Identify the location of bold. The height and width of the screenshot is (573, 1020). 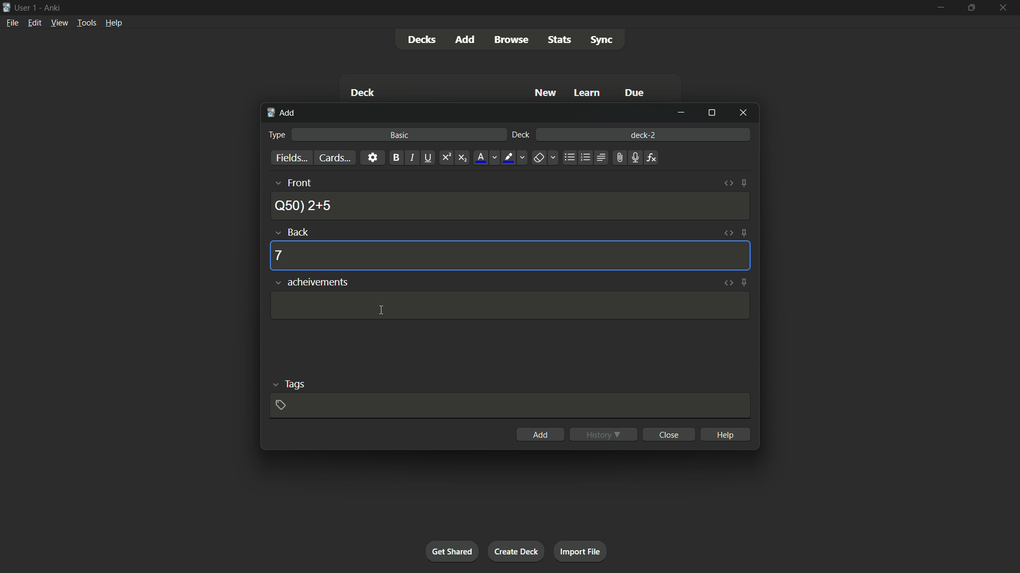
(396, 158).